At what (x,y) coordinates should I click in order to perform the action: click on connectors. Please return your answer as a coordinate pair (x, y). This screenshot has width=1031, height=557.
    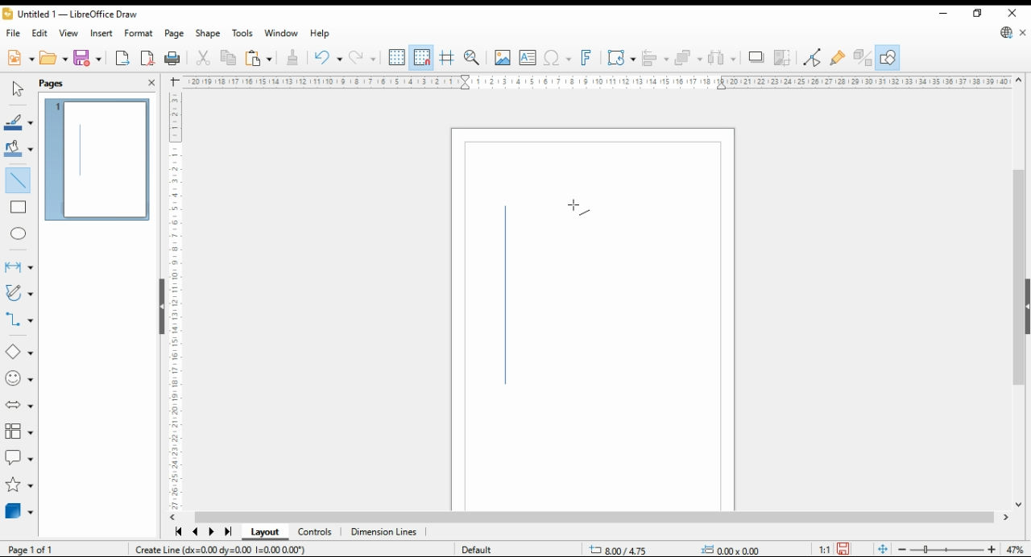
    Looking at the image, I should click on (19, 320).